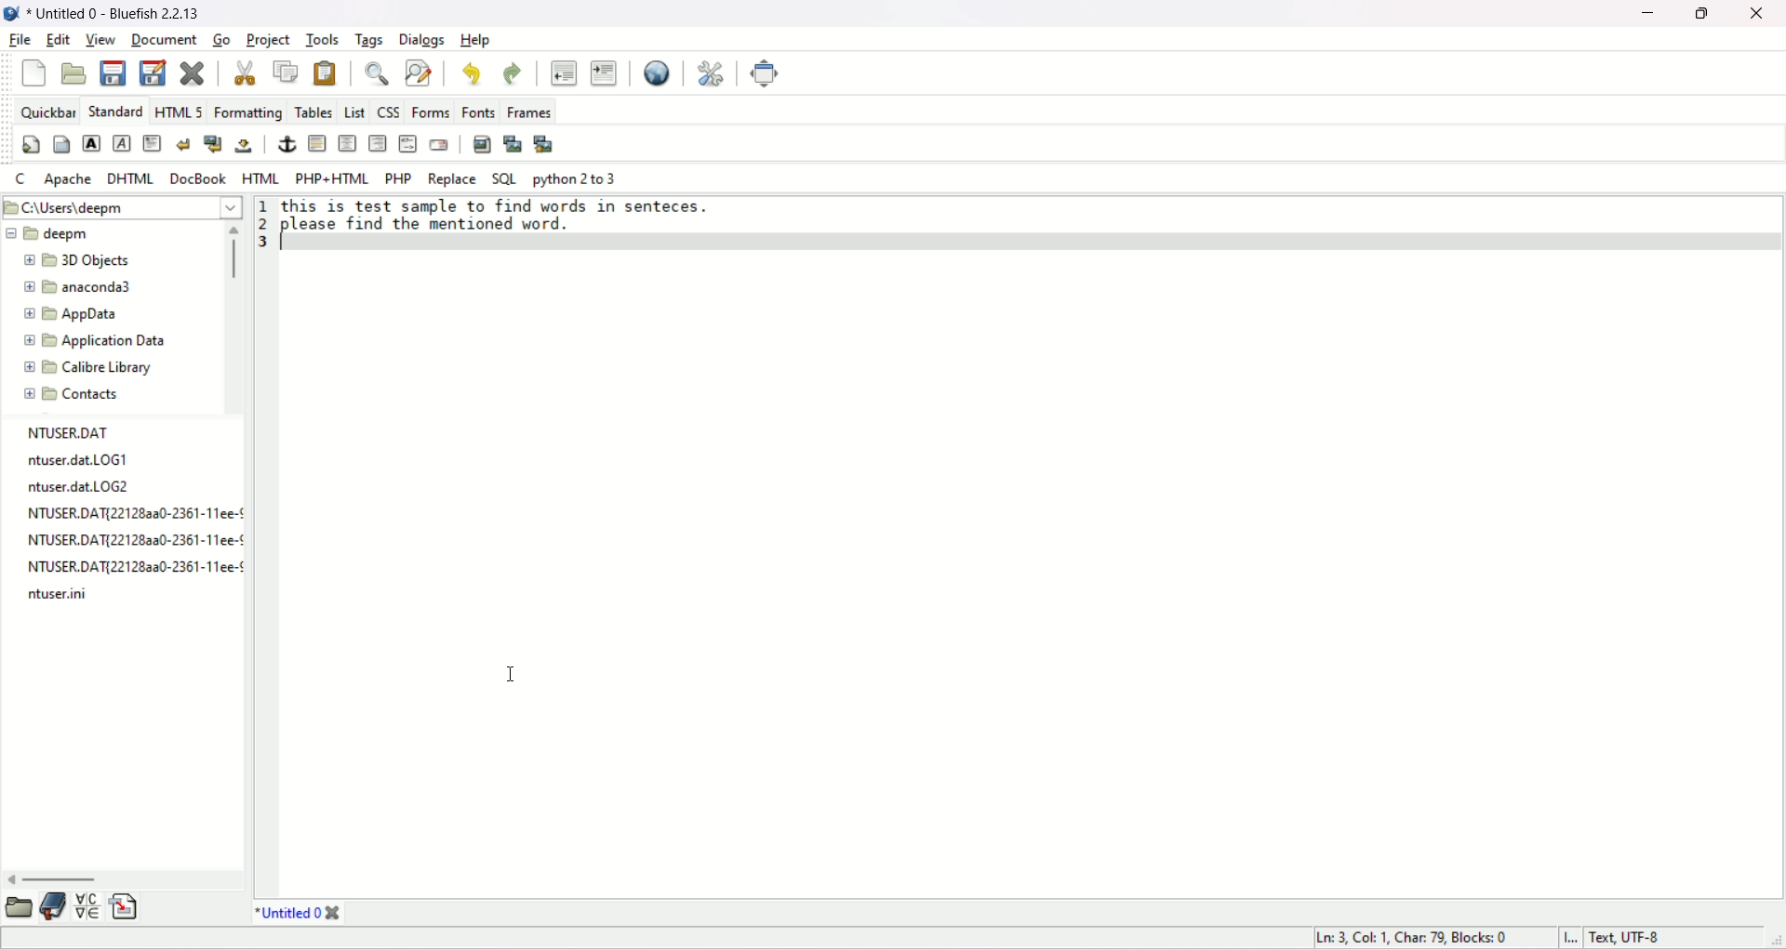  What do you see at coordinates (118, 14) in the screenshot?
I see `* Untitled 0 - Bluefish 2.2.13` at bounding box center [118, 14].